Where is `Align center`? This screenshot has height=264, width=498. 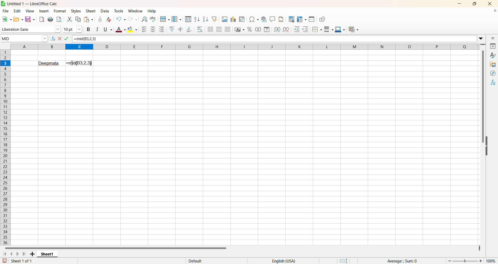 Align center is located at coordinates (153, 30).